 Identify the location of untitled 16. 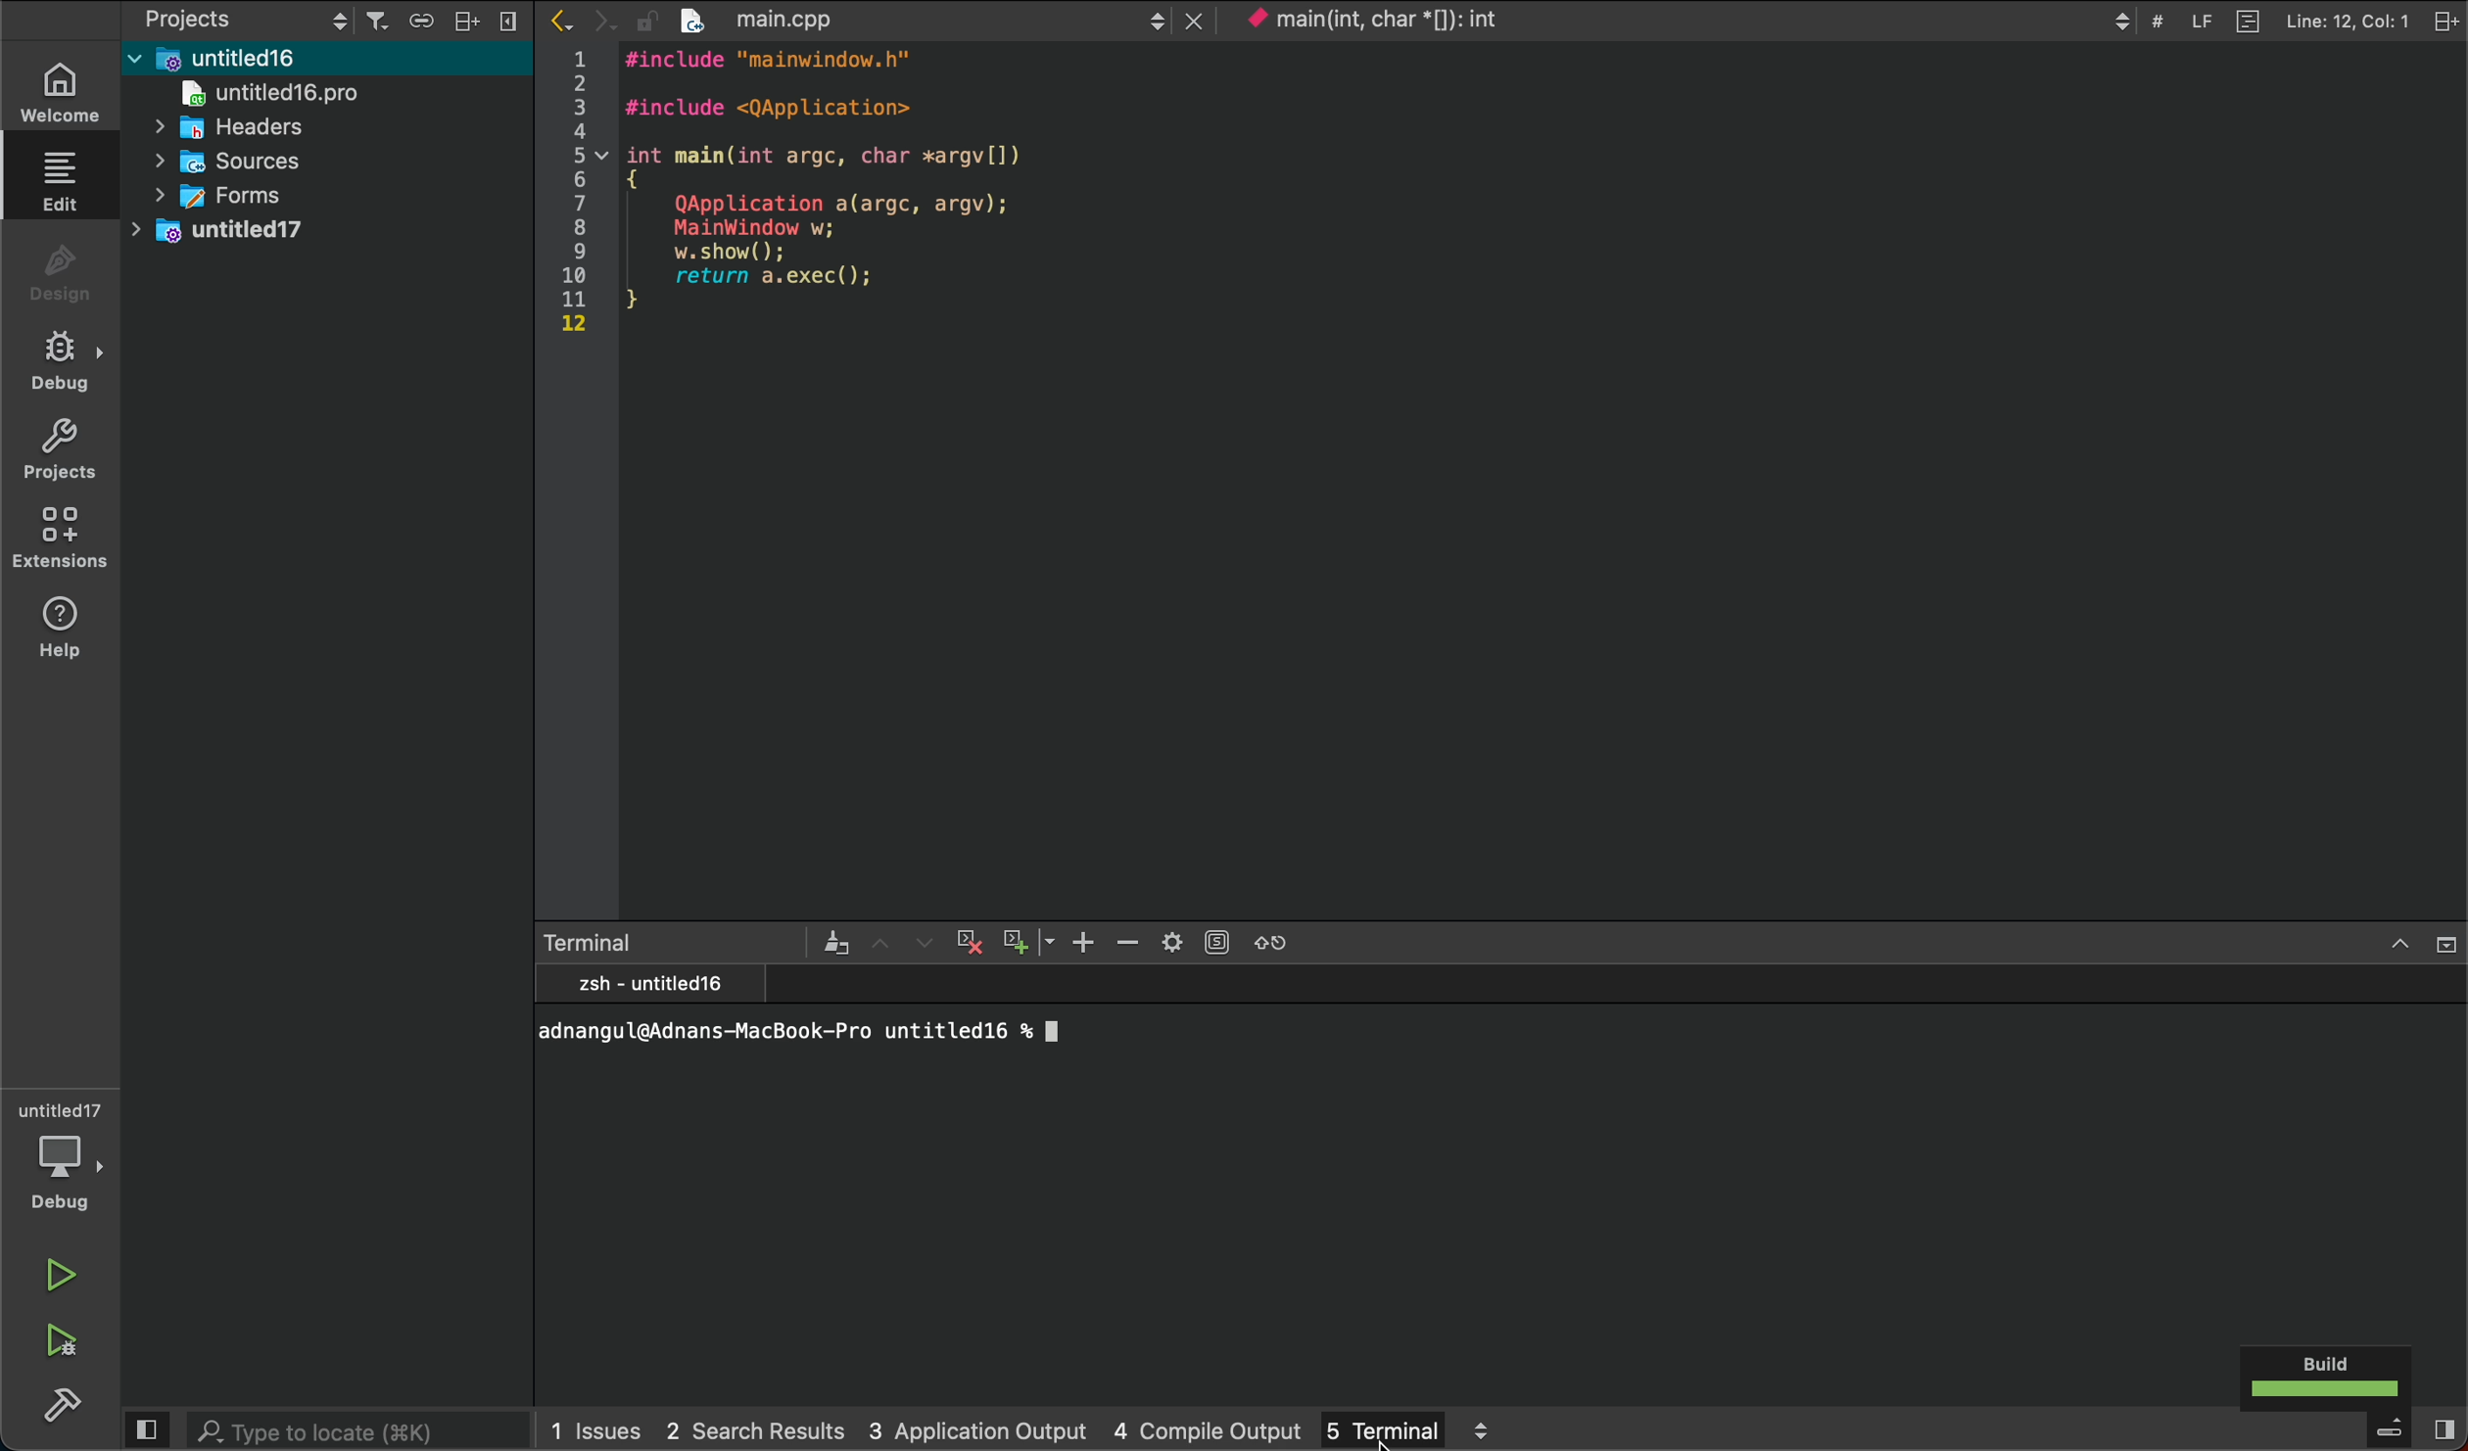
(278, 56).